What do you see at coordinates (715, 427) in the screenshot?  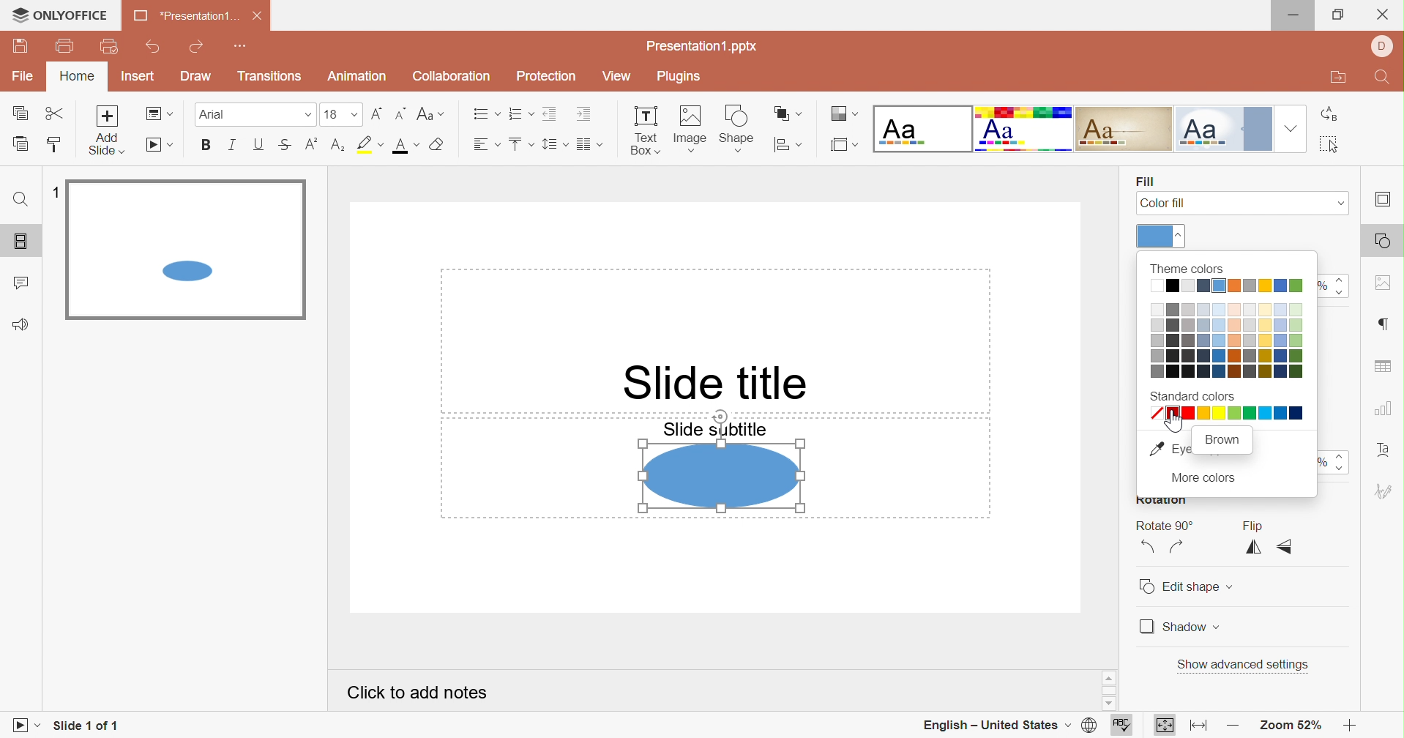 I see `Slide subtitle` at bounding box center [715, 427].